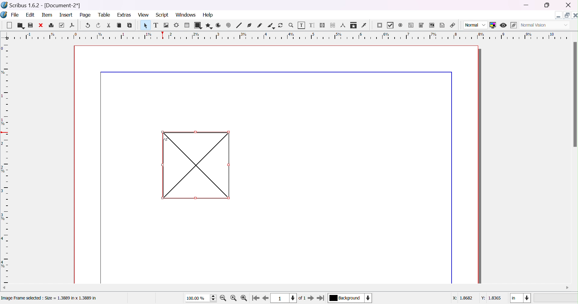  What do you see at coordinates (365, 25) in the screenshot?
I see `eye dropper` at bounding box center [365, 25].